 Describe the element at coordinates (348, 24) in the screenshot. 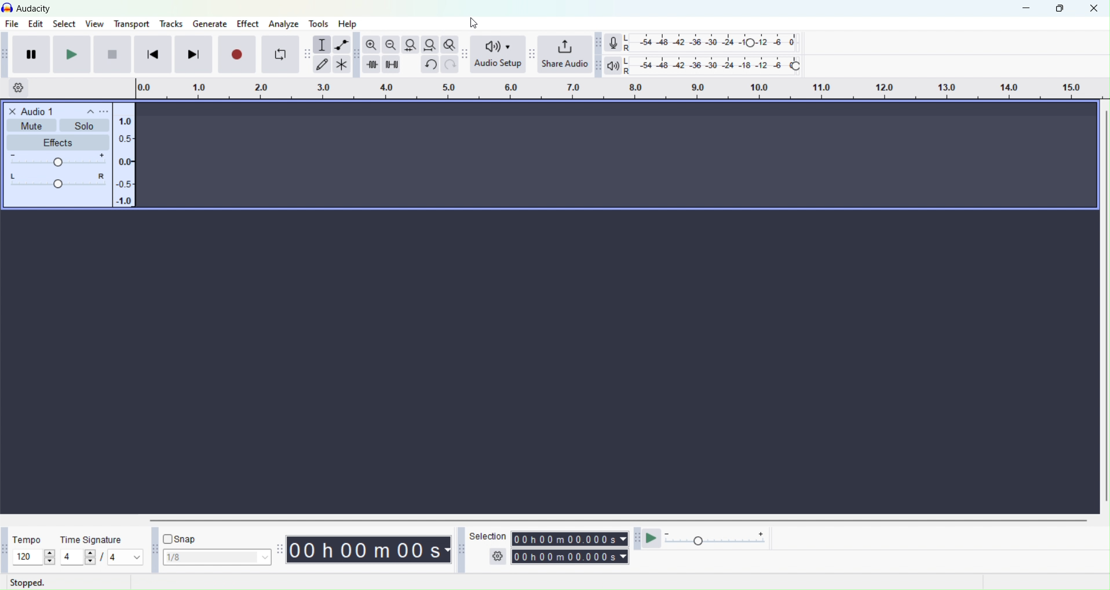

I see `Help` at that location.